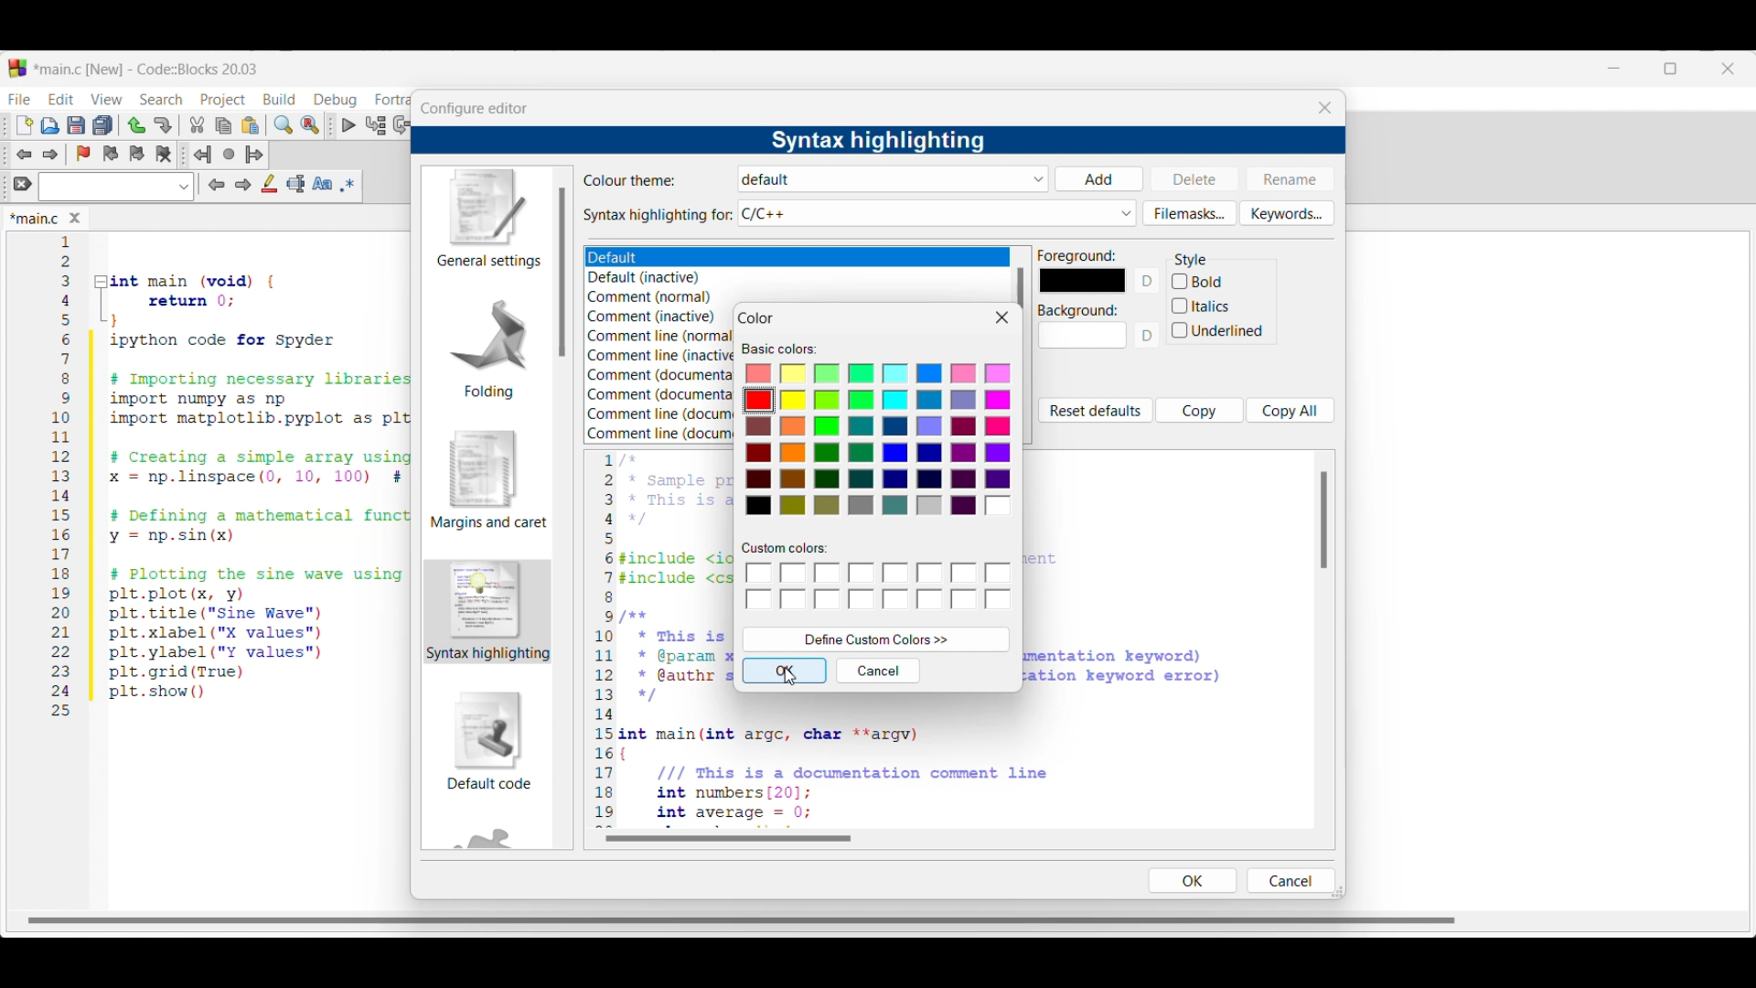  Describe the element at coordinates (198, 124) in the screenshot. I see `Cut` at that location.